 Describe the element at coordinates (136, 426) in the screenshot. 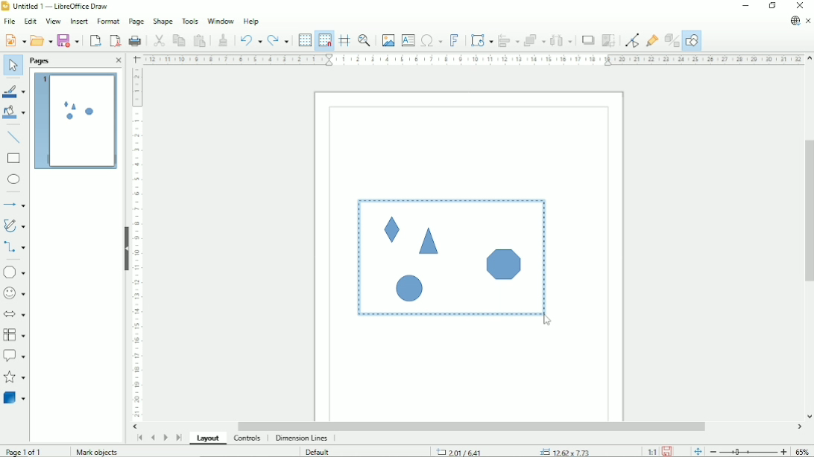

I see `Horizontal scroll button` at that location.